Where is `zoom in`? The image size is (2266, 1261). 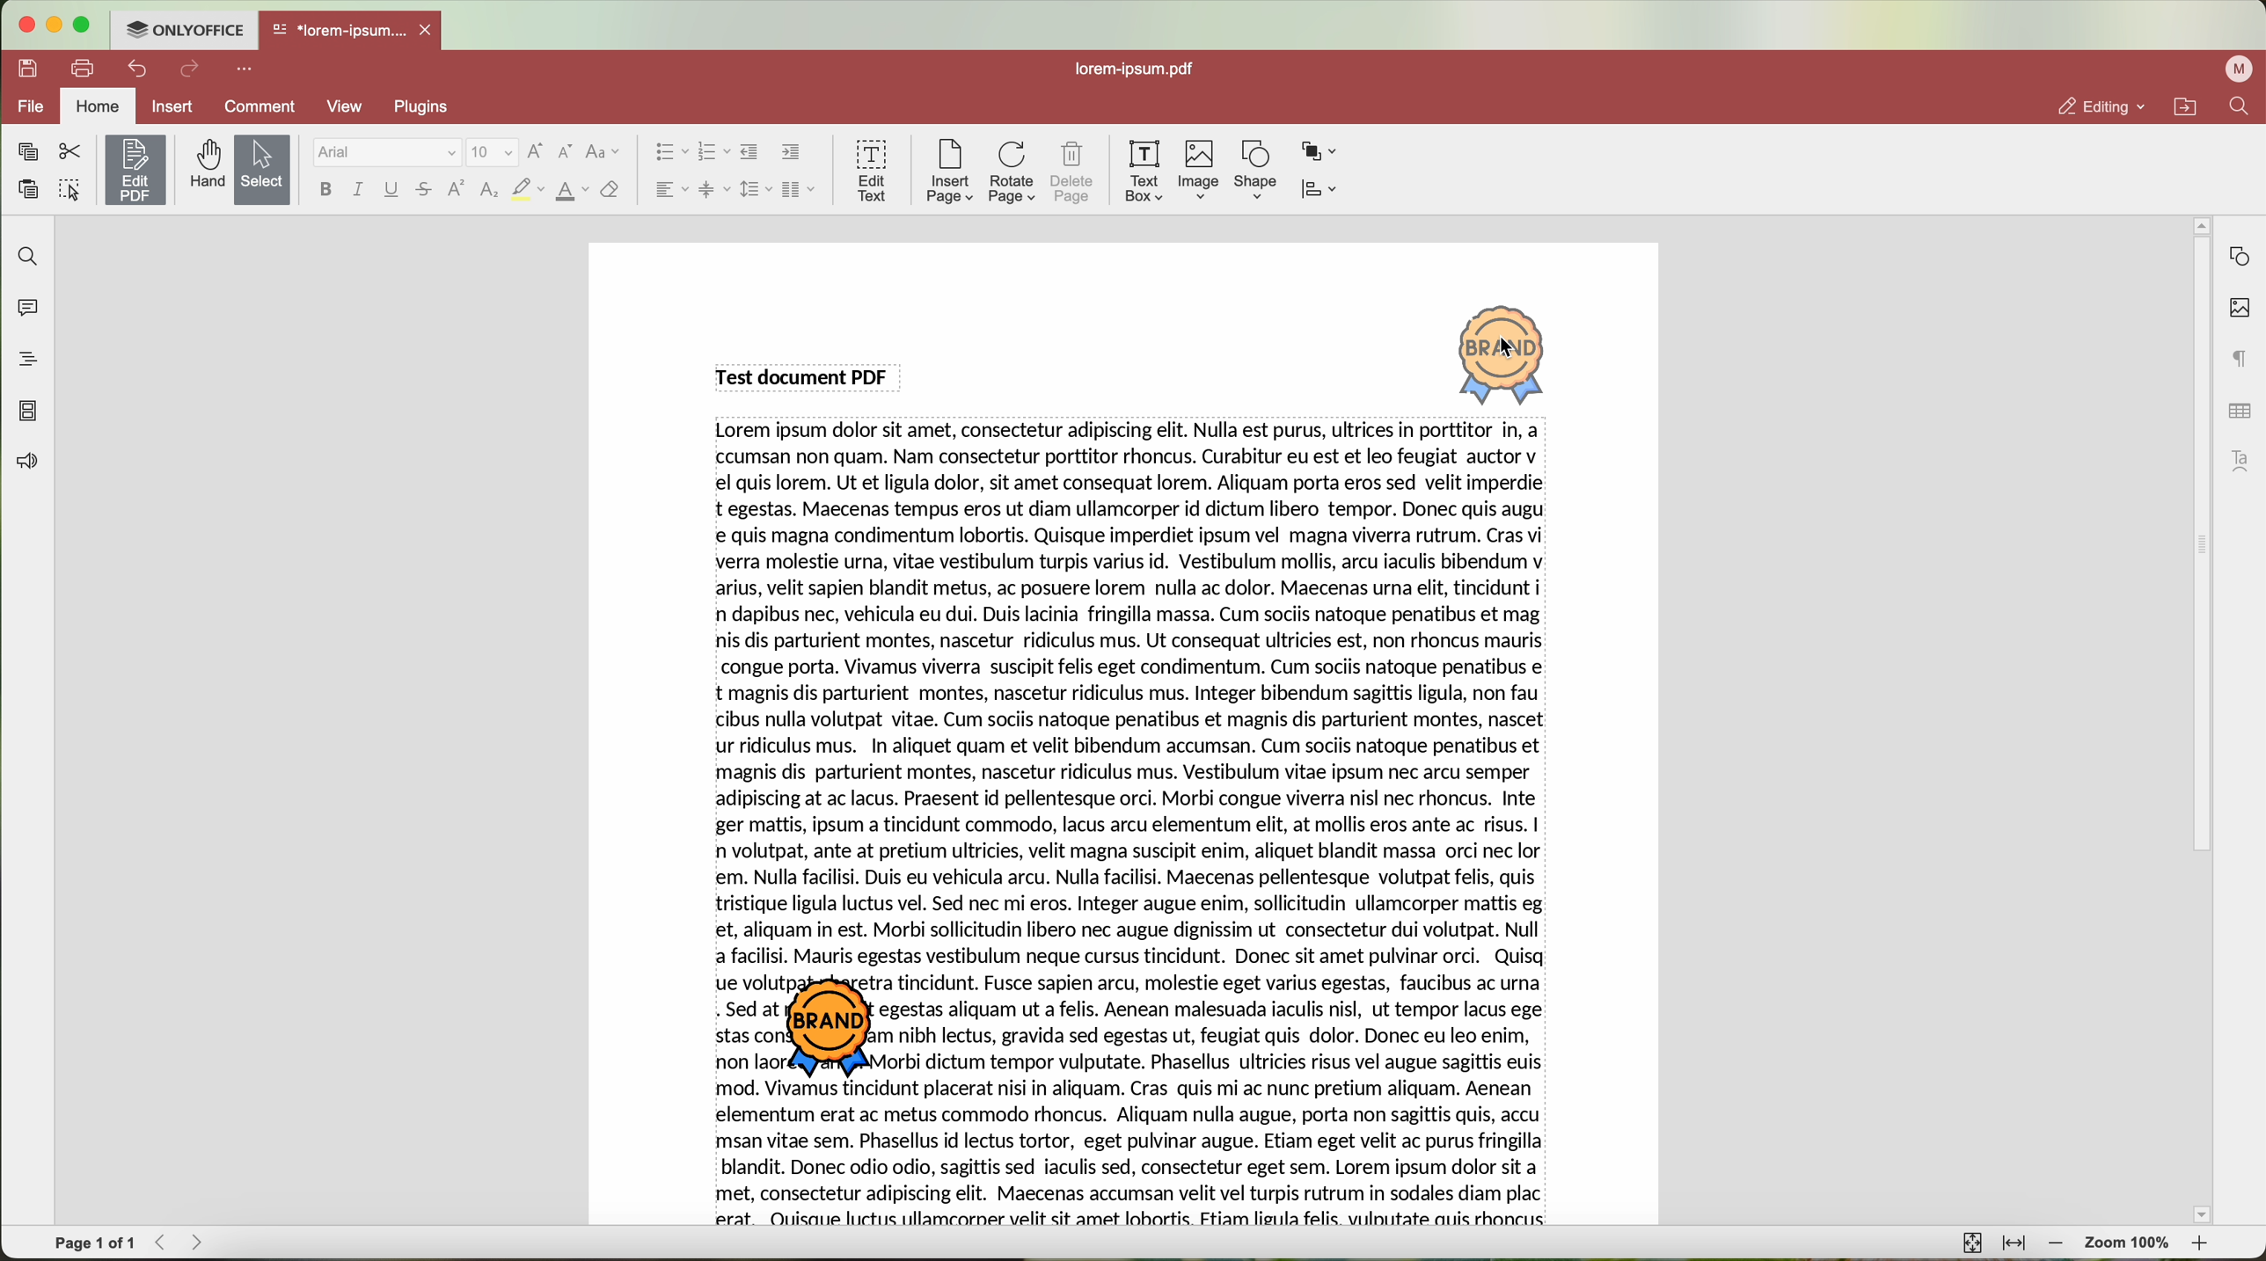
zoom in is located at coordinates (2202, 1247).